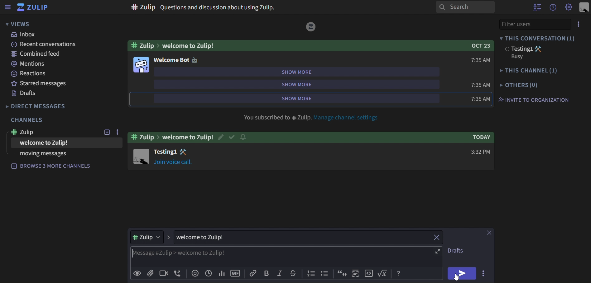 This screenshot has height=283, width=591. I want to click on Testing1 , so click(175, 152).